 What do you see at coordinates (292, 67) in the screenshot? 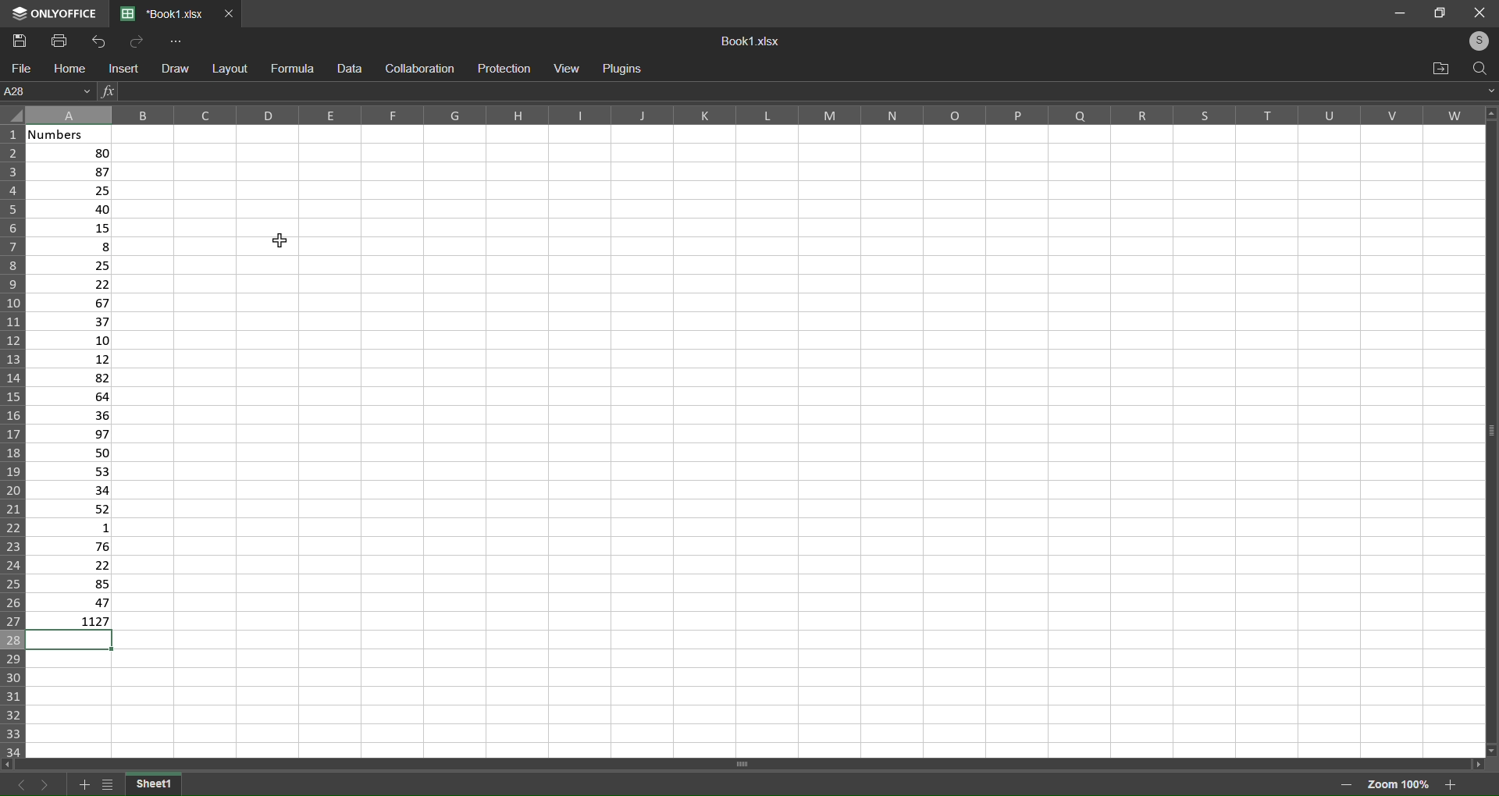
I see `formula` at bounding box center [292, 67].